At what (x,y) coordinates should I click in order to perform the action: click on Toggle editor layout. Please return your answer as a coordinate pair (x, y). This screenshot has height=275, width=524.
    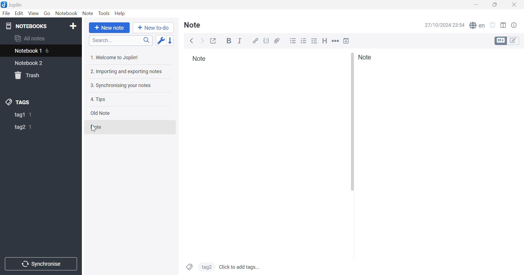
    Looking at the image, I should click on (504, 26).